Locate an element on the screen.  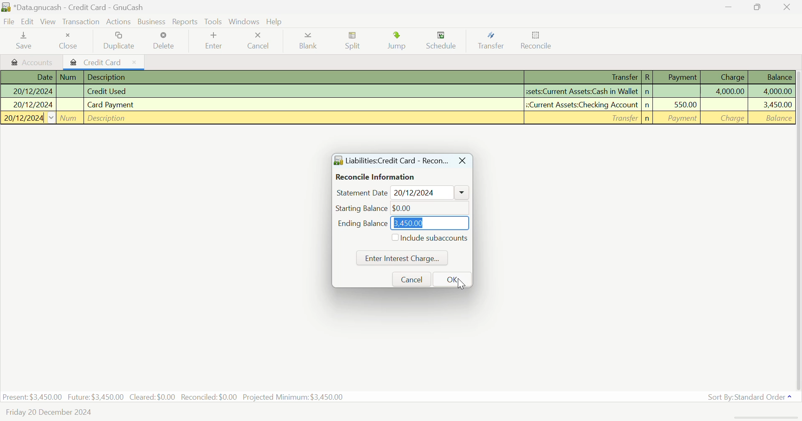
Close Window is located at coordinates (789, 7).